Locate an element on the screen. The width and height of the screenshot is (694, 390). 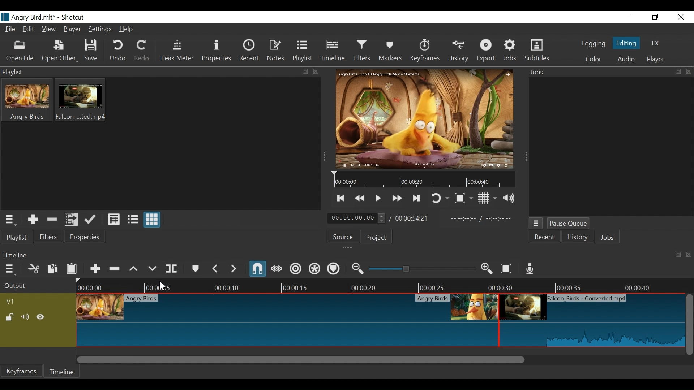
 is located at coordinates (196, 269).